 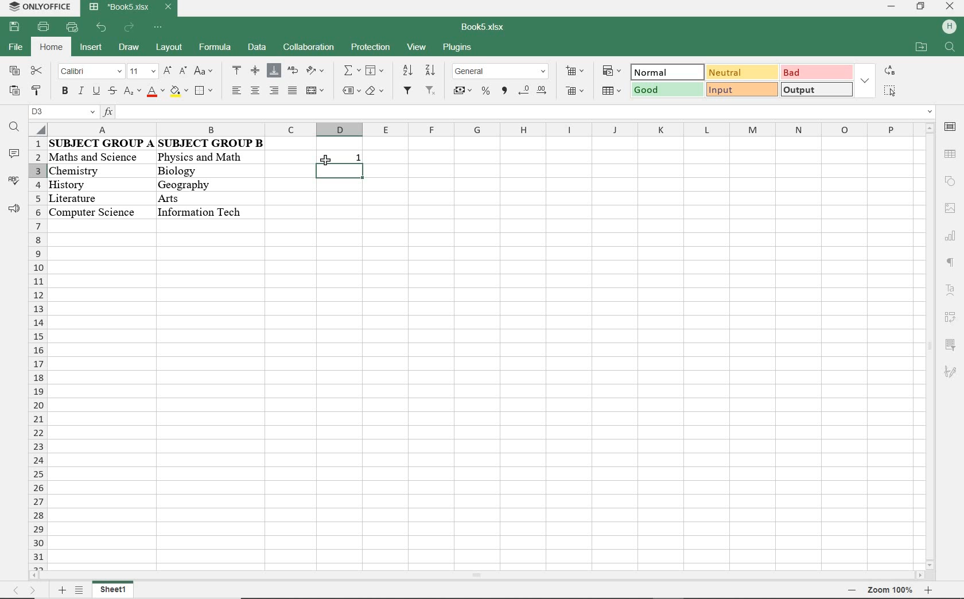 I want to click on document name, so click(x=484, y=28).